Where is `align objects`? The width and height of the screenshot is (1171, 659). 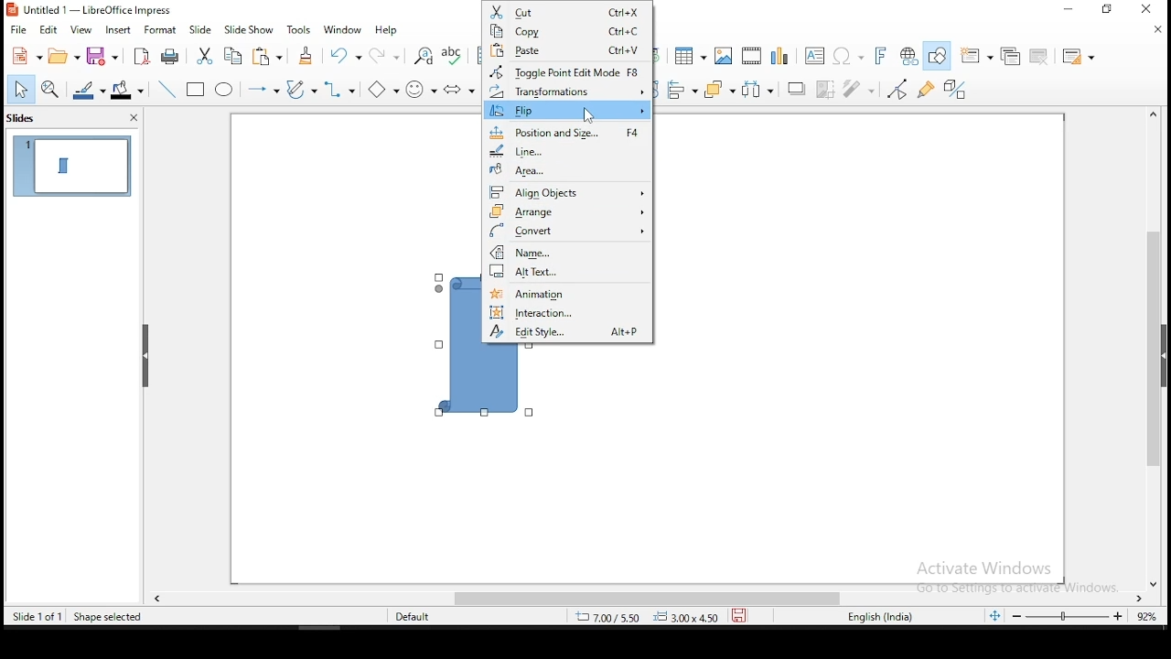
align objects is located at coordinates (564, 194).